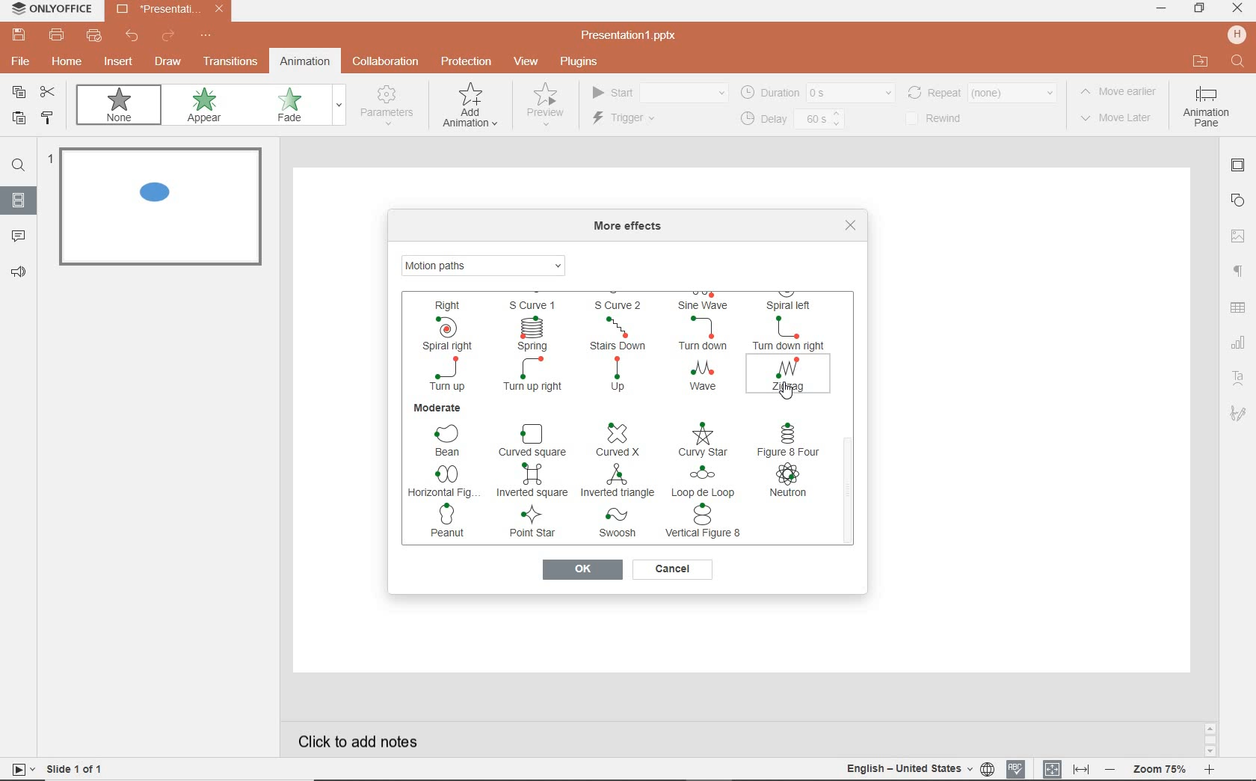  I want to click on OK, so click(581, 571).